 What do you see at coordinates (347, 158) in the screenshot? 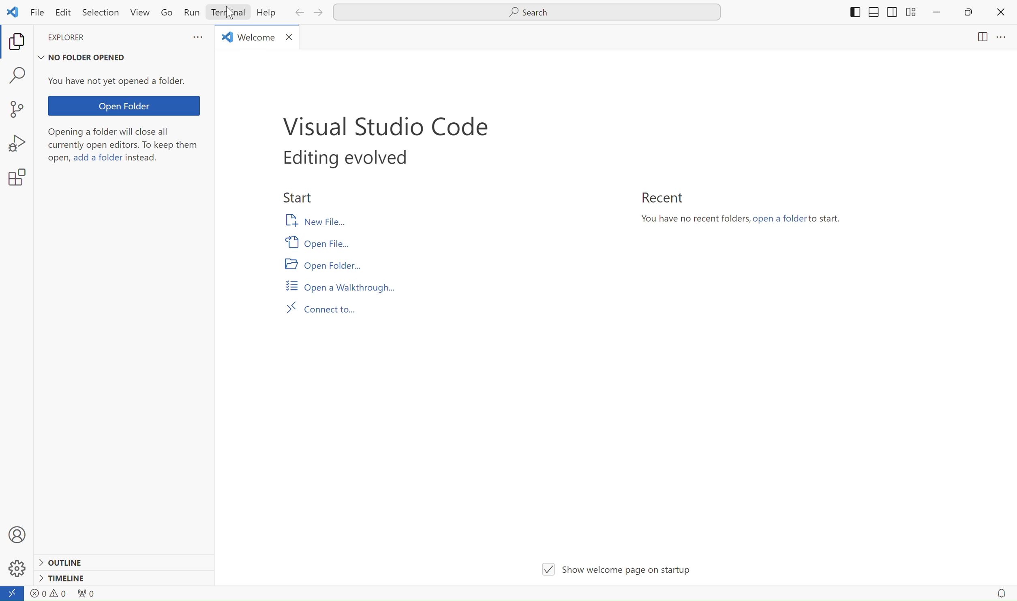
I see `editing evolved` at bounding box center [347, 158].